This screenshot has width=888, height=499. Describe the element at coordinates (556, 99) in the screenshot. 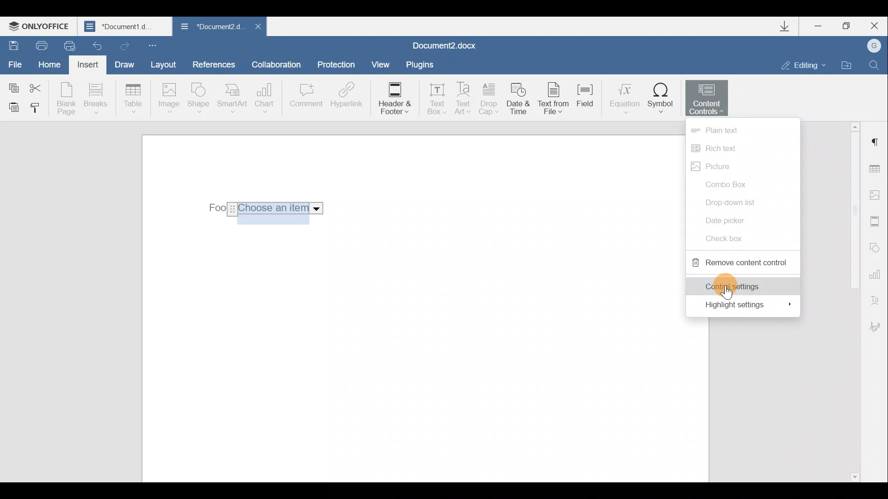

I see `Text from file` at that location.